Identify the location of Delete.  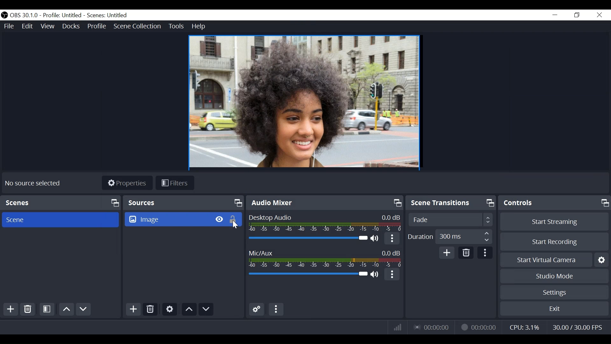
(466, 254).